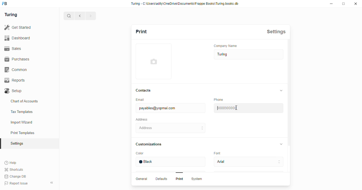 The height and width of the screenshot is (190, 362). I want to click on 9888900000, so click(249, 108).